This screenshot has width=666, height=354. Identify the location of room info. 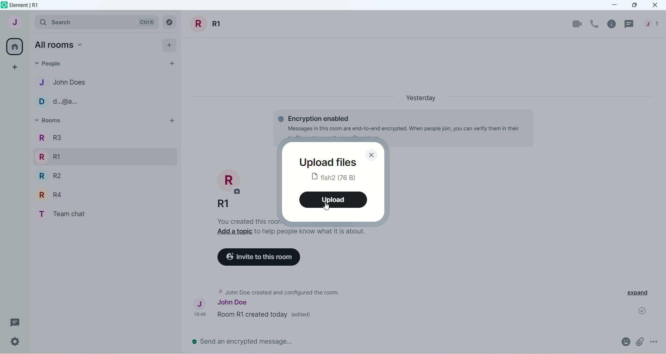
(612, 24).